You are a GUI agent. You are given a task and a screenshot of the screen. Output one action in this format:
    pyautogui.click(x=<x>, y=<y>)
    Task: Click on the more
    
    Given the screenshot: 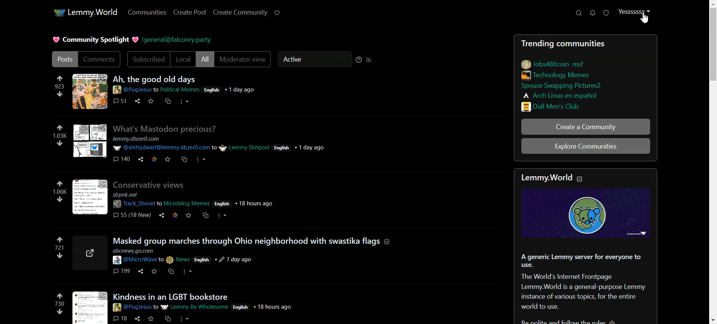 What is the action you would take?
    pyautogui.click(x=221, y=216)
    